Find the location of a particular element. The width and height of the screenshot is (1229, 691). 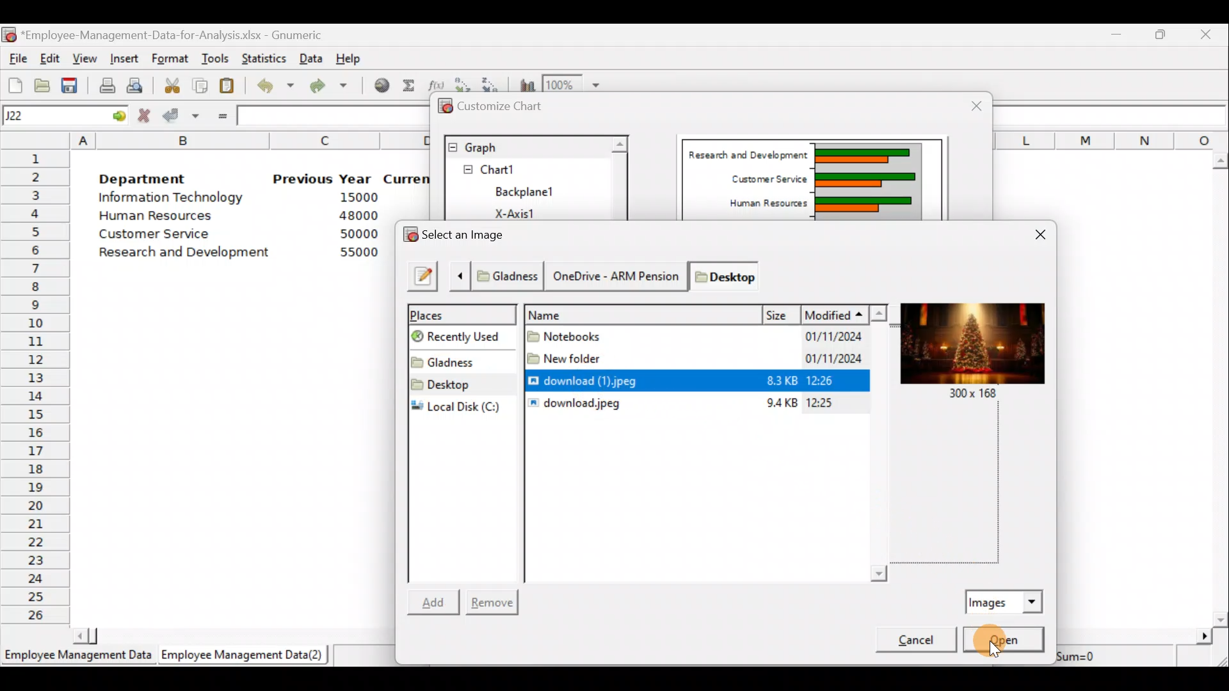

go to is located at coordinates (118, 116).